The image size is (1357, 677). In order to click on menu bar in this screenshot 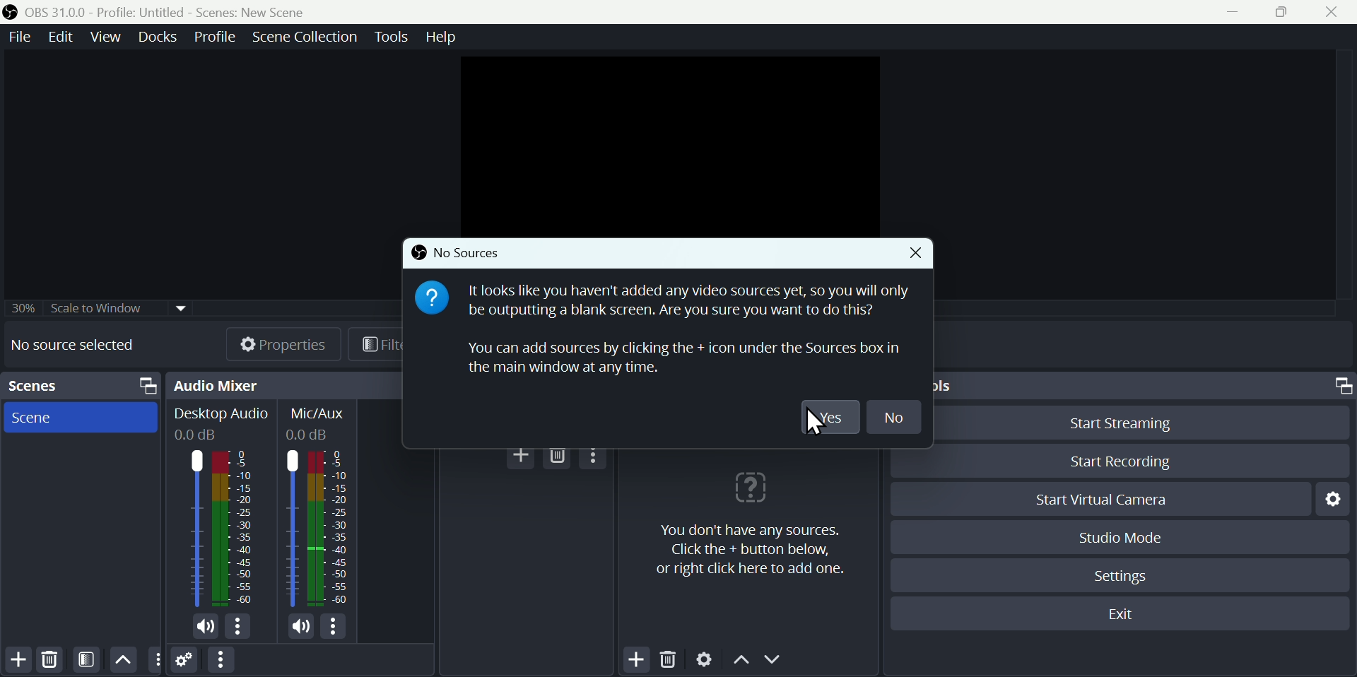, I will do `click(240, 628)`.